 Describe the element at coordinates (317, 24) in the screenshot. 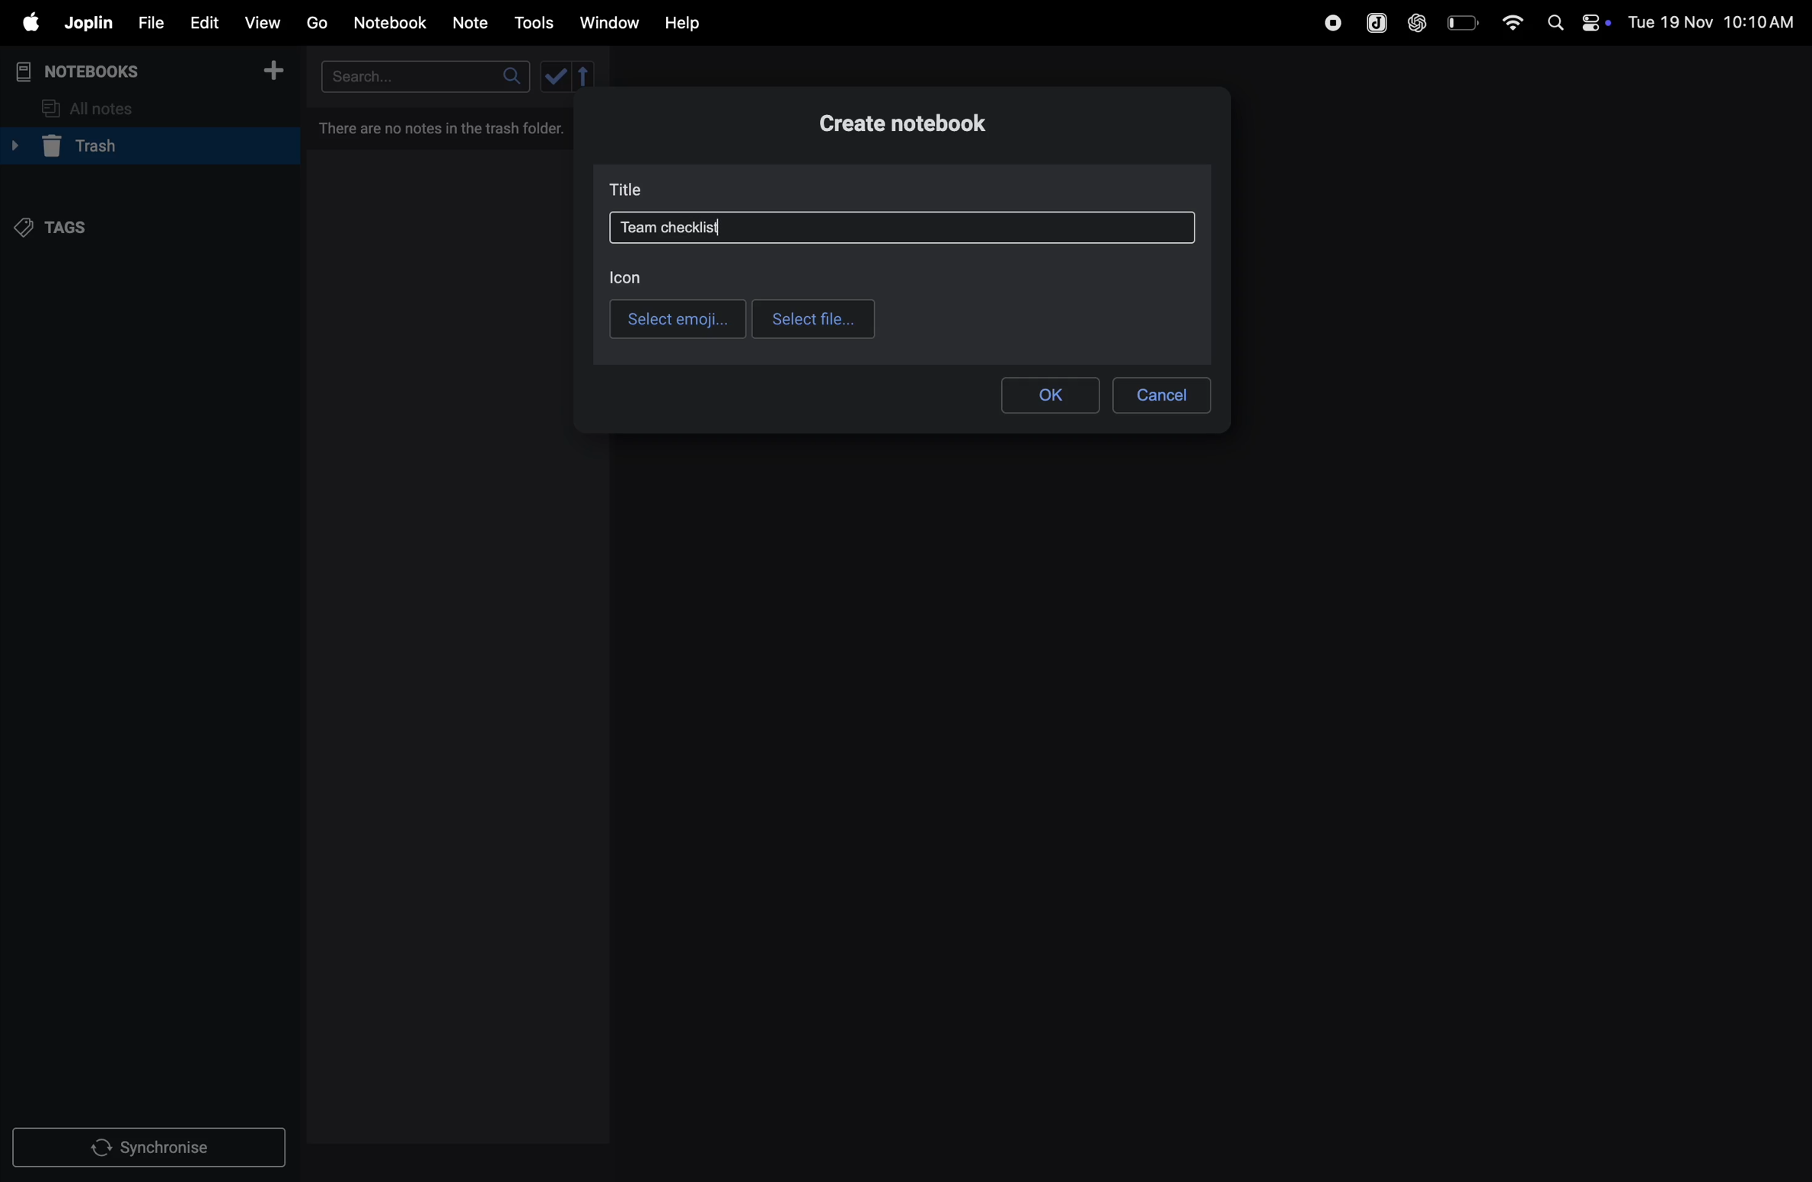

I see `go` at that location.